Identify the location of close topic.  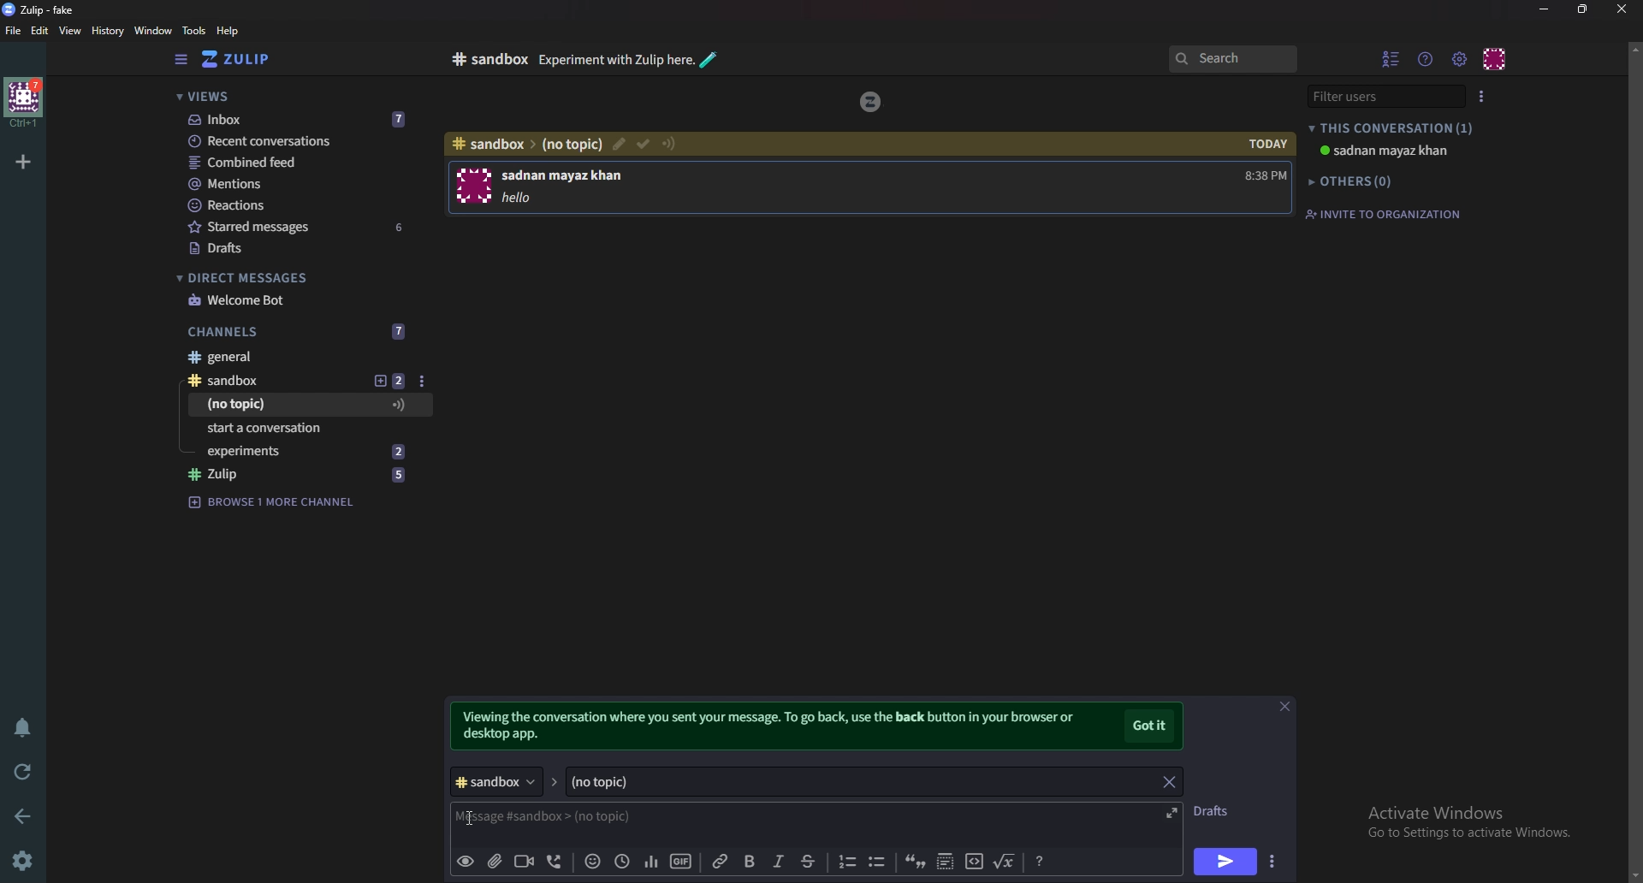
(1169, 780).